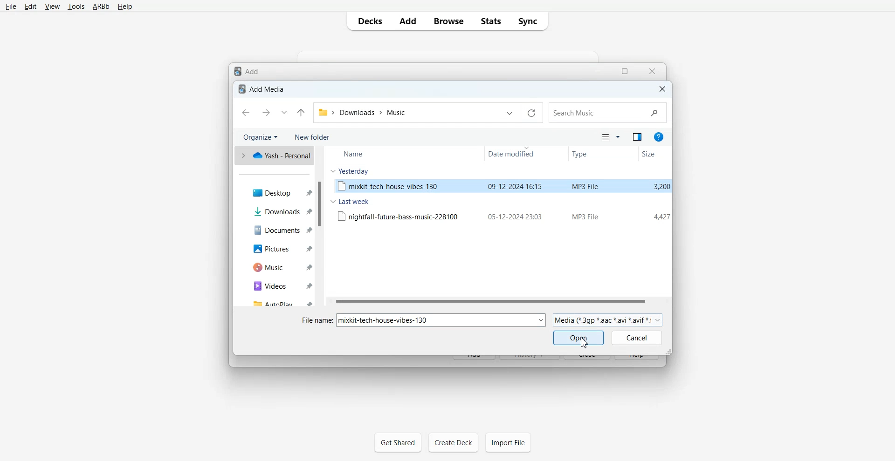  I want to click on Vertical scroll bar, so click(321, 226).